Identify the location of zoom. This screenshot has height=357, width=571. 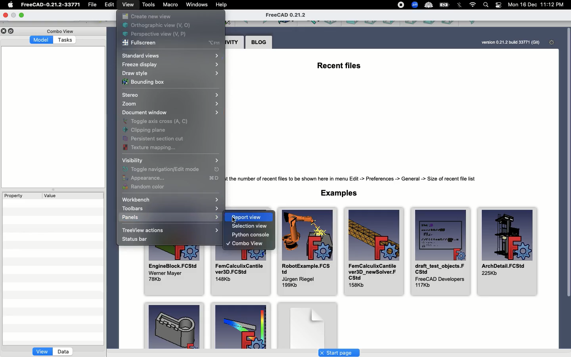
(415, 5).